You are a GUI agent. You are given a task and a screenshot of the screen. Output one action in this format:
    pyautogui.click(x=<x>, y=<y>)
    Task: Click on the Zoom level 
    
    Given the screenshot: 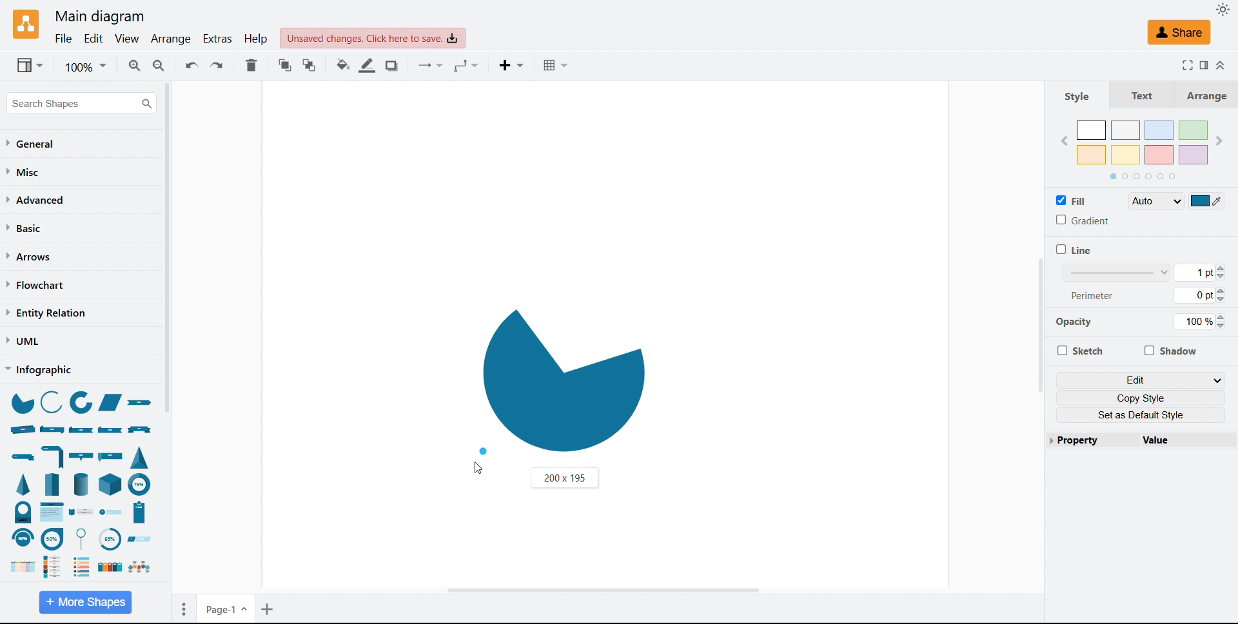 What is the action you would take?
    pyautogui.click(x=85, y=66)
    